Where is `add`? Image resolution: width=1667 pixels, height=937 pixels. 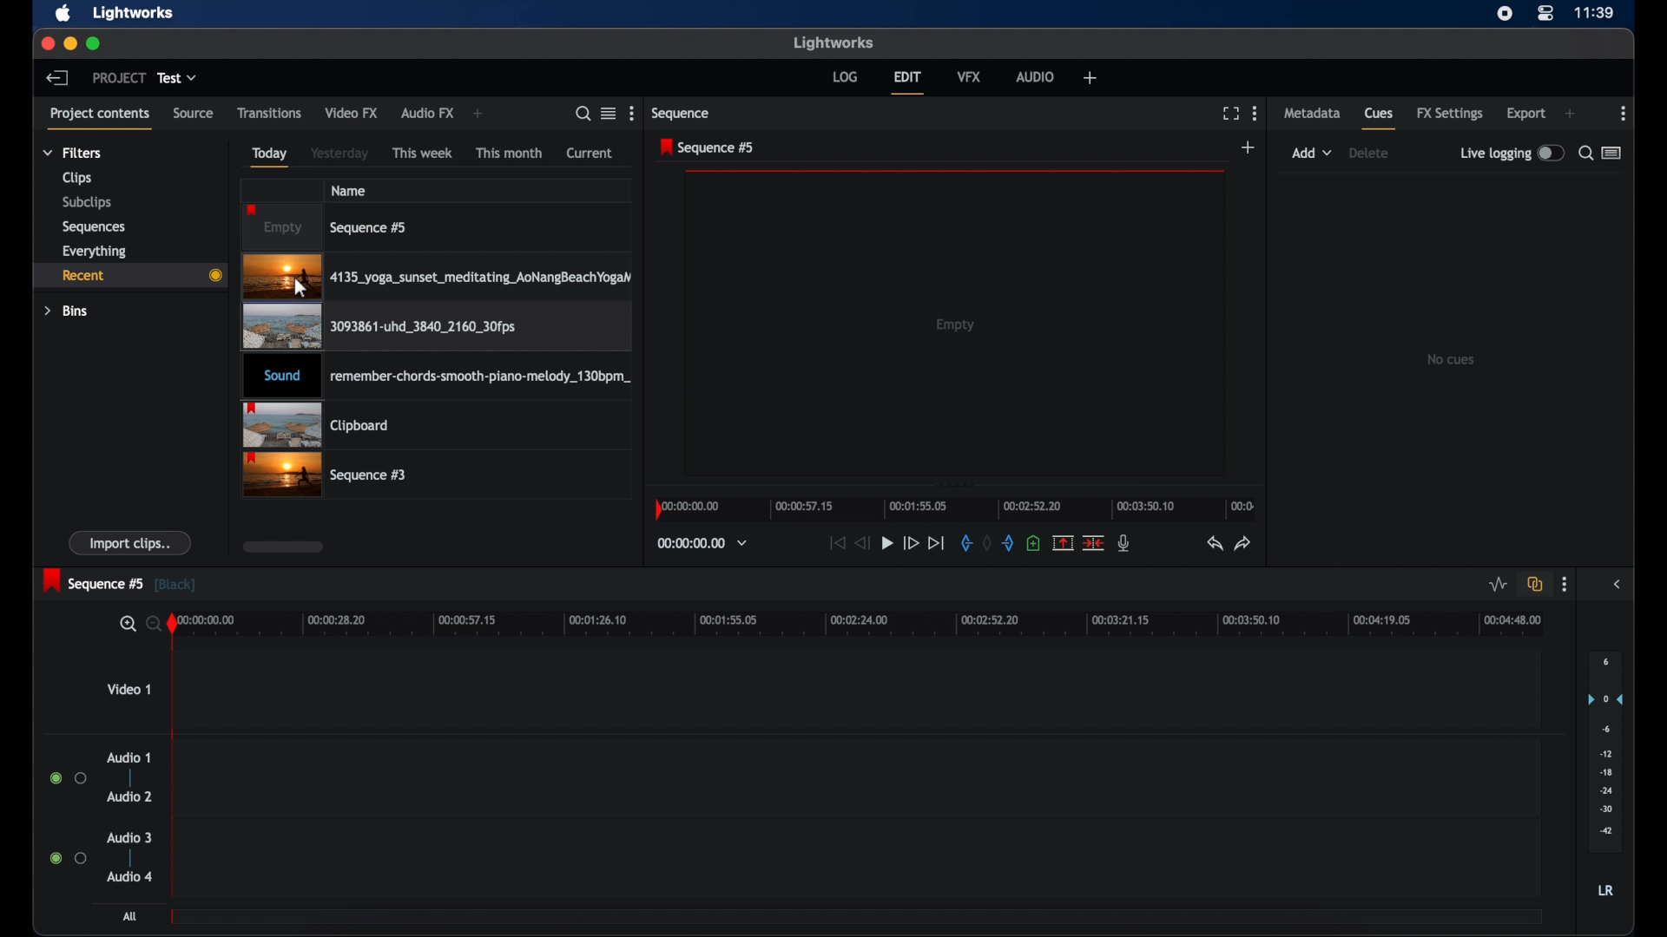
add is located at coordinates (1312, 153).